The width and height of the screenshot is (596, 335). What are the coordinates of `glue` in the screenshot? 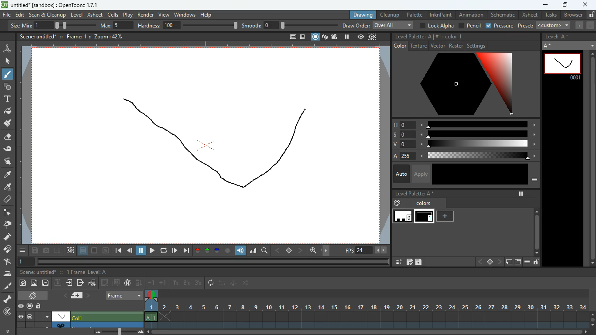 It's located at (8, 149).